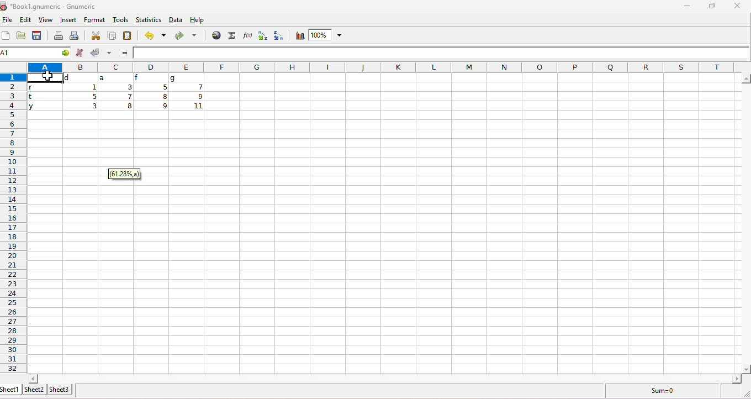 The height and width of the screenshot is (399, 751). What do you see at coordinates (96, 19) in the screenshot?
I see `format` at bounding box center [96, 19].